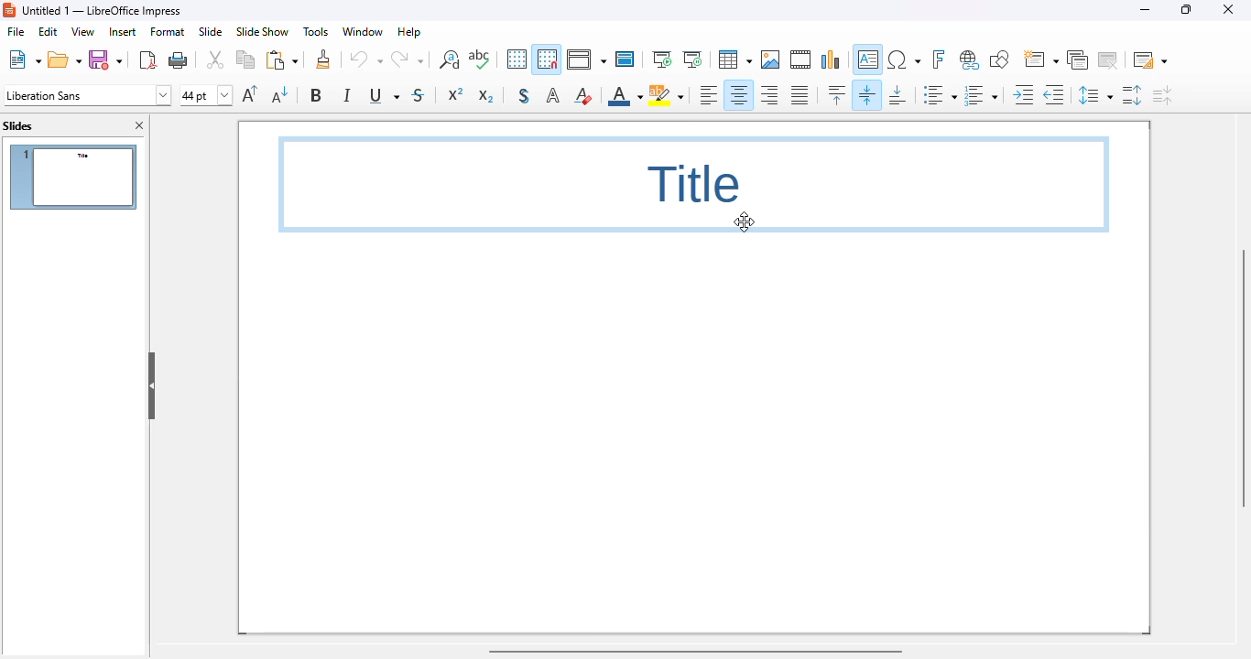 This screenshot has width=1251, height=659. What do you see at coordinates (251, 93) in the screenshot?
I see `increase font size` at bounding box center [251, 93].